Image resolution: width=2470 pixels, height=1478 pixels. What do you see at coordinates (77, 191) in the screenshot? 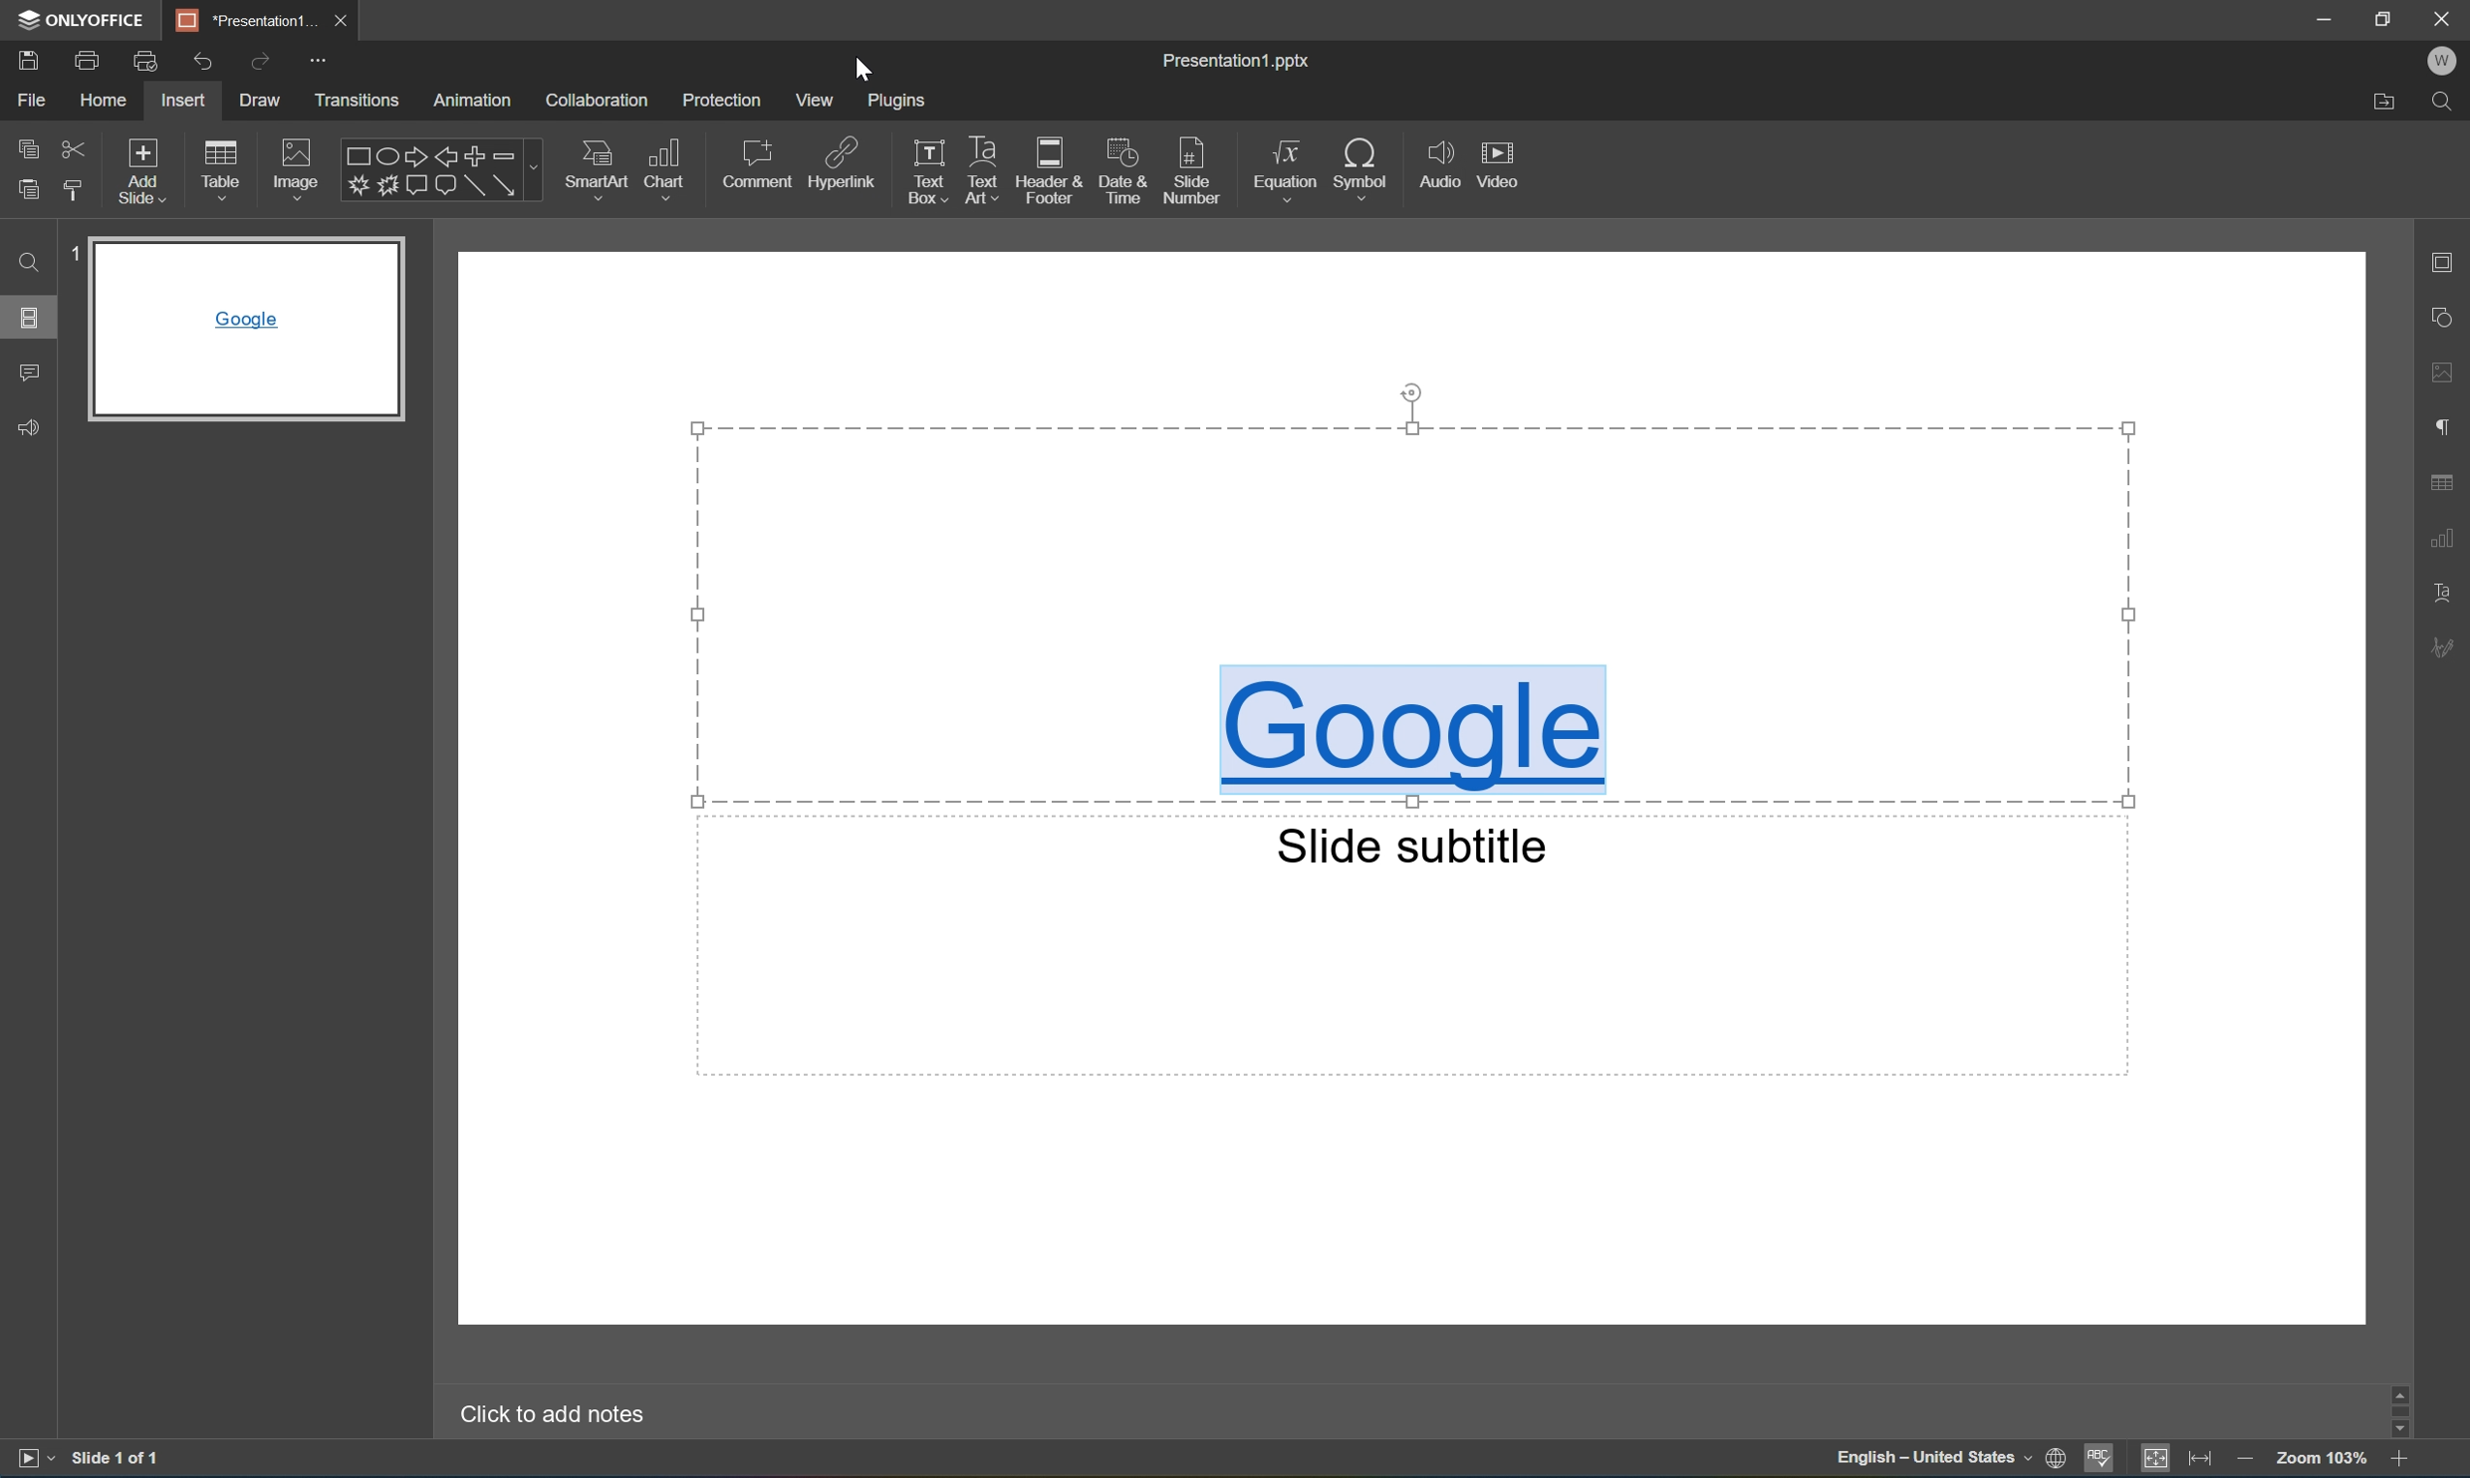
I see `Copy style` at bounding box center [77, 191].